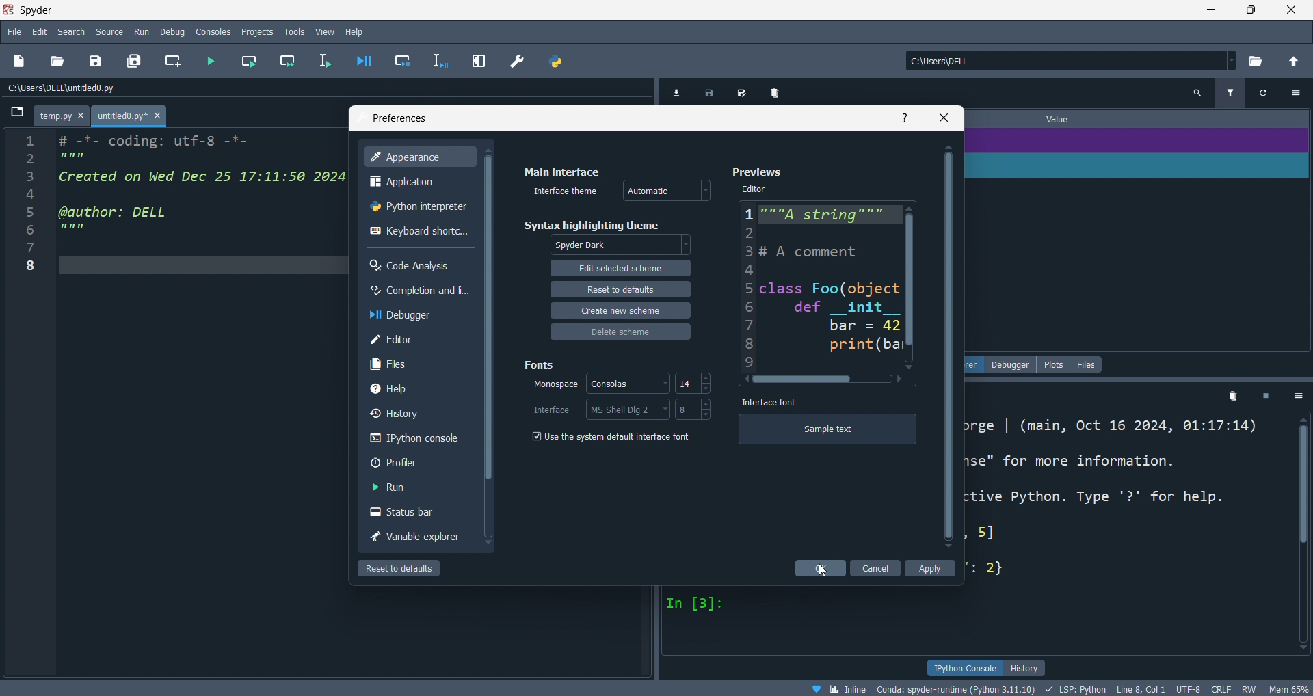 This screenshot has width=1313, height=696. Describe the element at coordinates (597, 385) in the screenshot. I see `monospace: Cansolas` at that location.